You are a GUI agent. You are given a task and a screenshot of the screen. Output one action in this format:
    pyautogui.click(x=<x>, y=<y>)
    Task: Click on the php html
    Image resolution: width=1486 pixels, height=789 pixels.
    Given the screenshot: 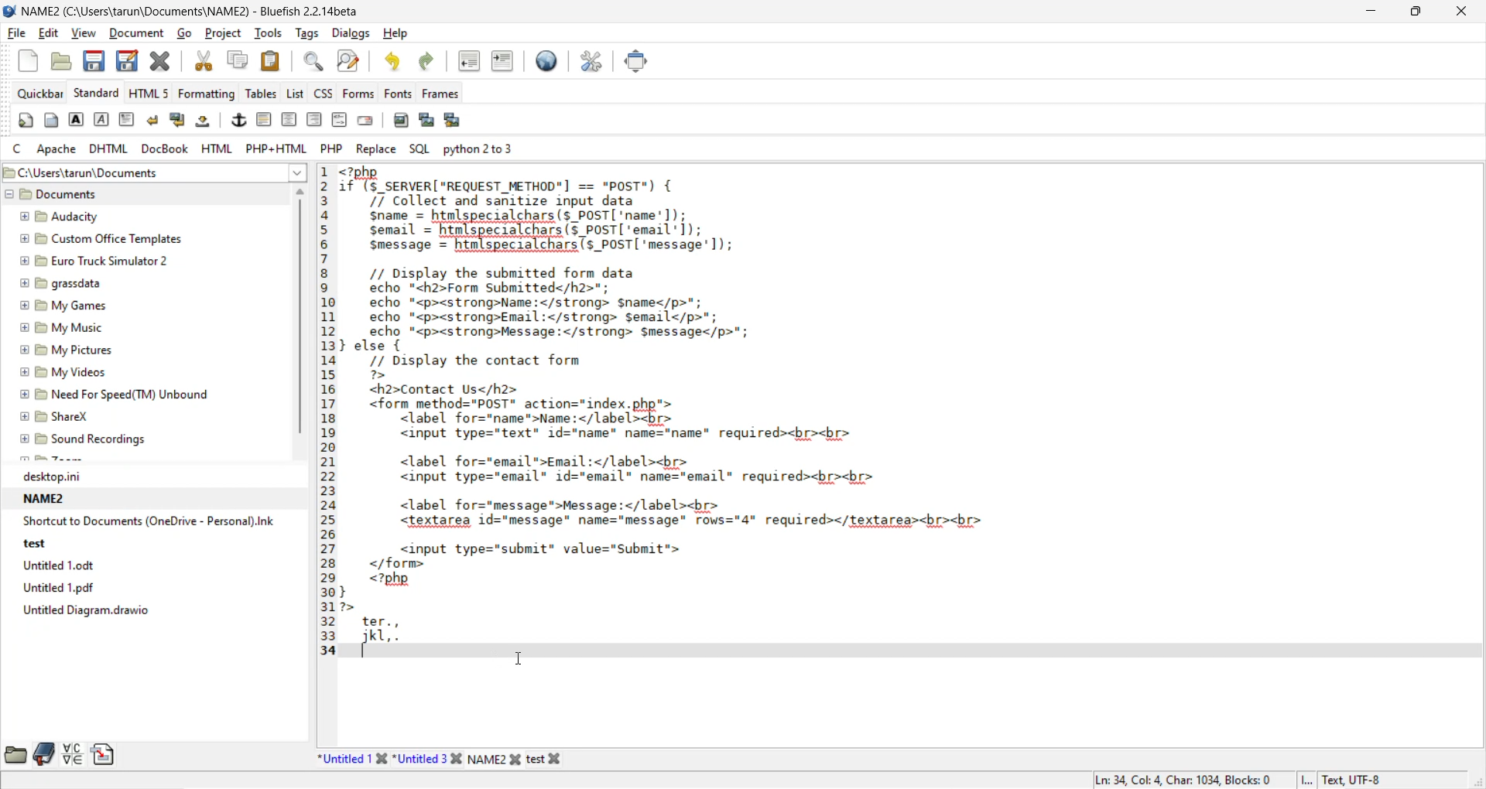 What is the action you would take?
    pyautogui.click(x=278, y=146)
    